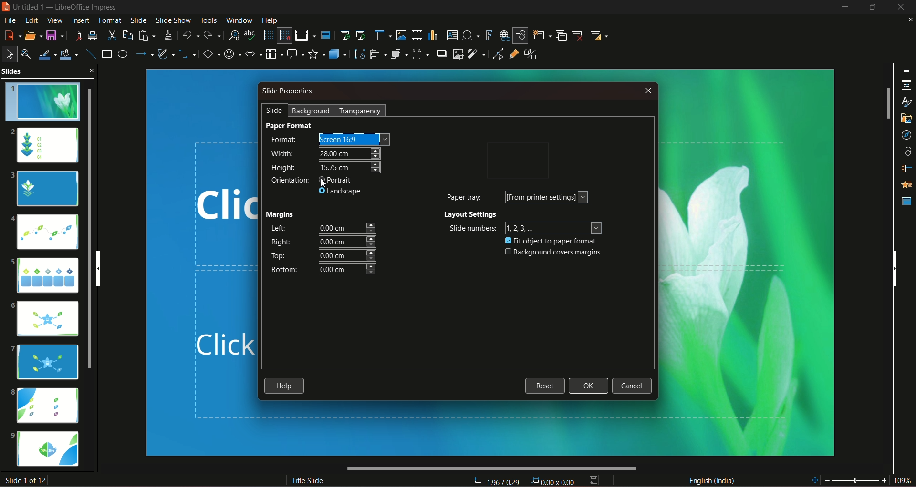  I want to click on close, so click(901, 7).